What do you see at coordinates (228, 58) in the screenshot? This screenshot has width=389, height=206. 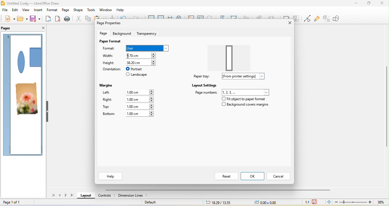 I see `paper` at bounding box center [228, 58].